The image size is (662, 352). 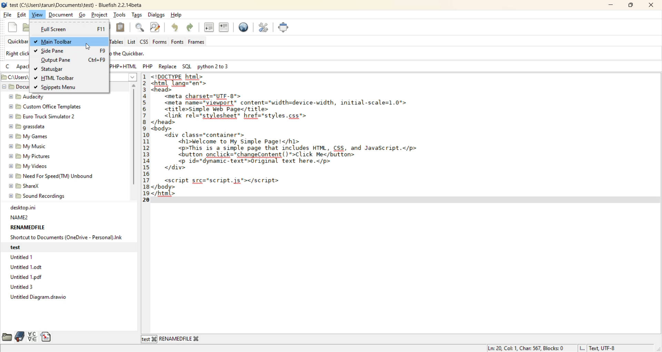 What do you see at coordinates (66, 41) in the screenshot?
I see `main toolbar` at bounding box center [66, 41].